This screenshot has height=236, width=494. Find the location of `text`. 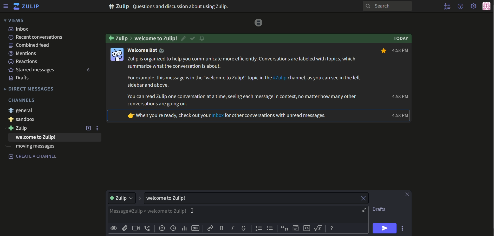

text is located at coordinates (400, 97).